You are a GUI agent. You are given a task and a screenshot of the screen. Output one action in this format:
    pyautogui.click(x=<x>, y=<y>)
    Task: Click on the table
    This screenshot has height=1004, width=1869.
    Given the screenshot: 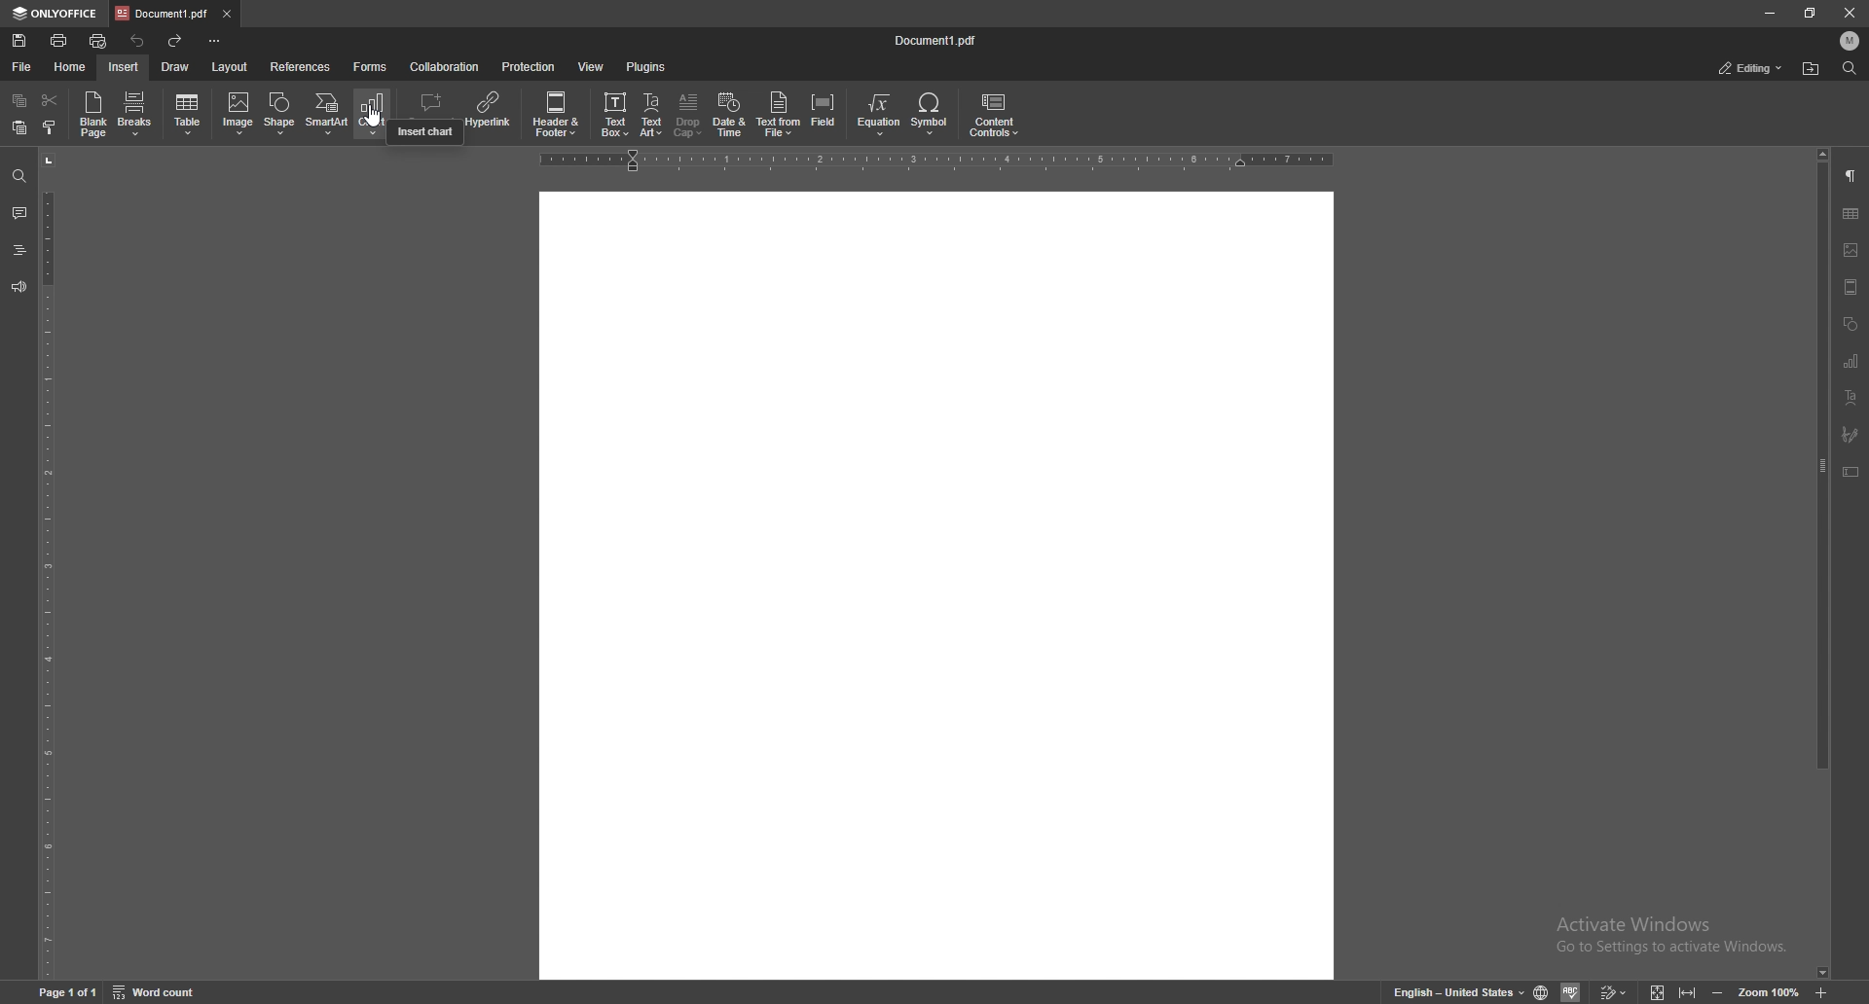 What is the action you would take?
    pyautogui.click(x=187, y=115)
    